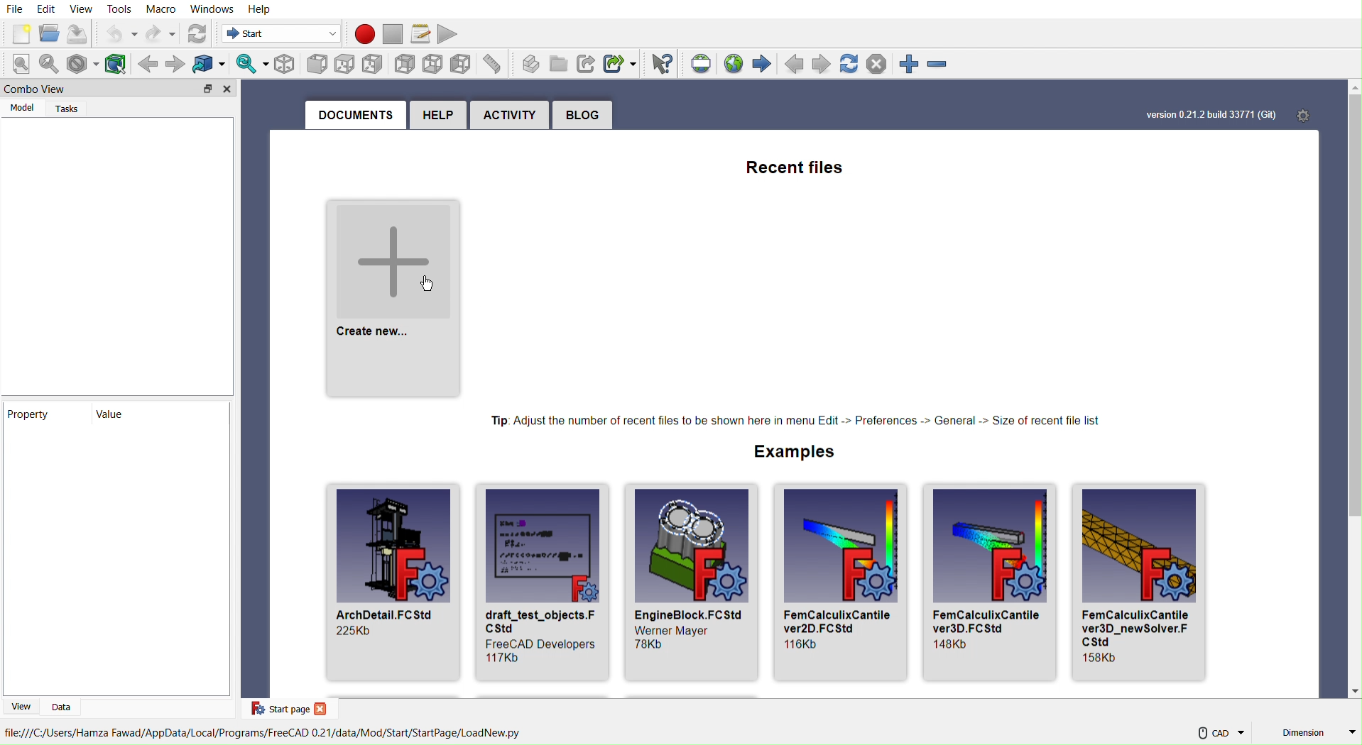 Image resolution: width=1362 pixels, height=745 pixels. I want to click on Create new project, so click(392, 292).